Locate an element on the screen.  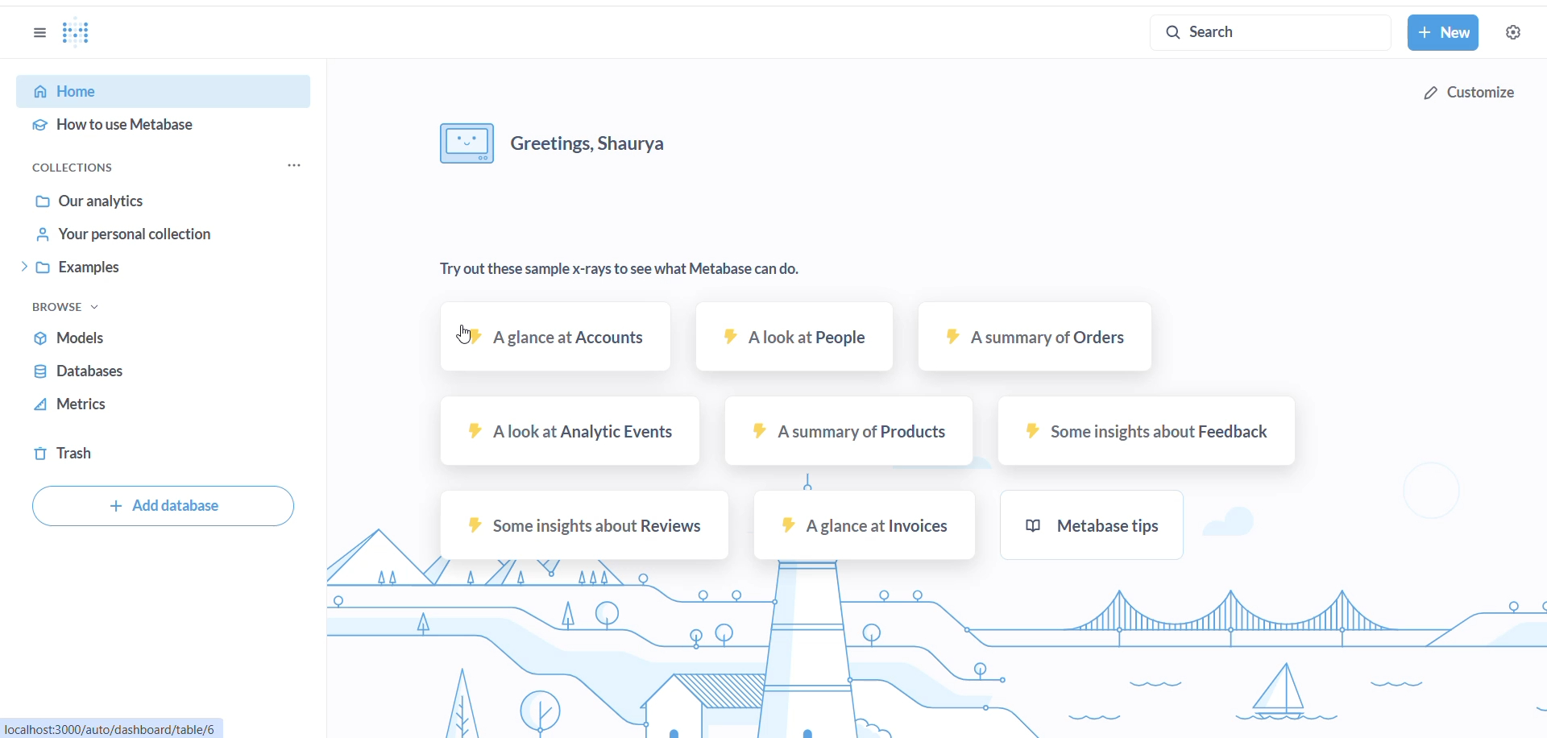
options is located at coordinates (35, 34).